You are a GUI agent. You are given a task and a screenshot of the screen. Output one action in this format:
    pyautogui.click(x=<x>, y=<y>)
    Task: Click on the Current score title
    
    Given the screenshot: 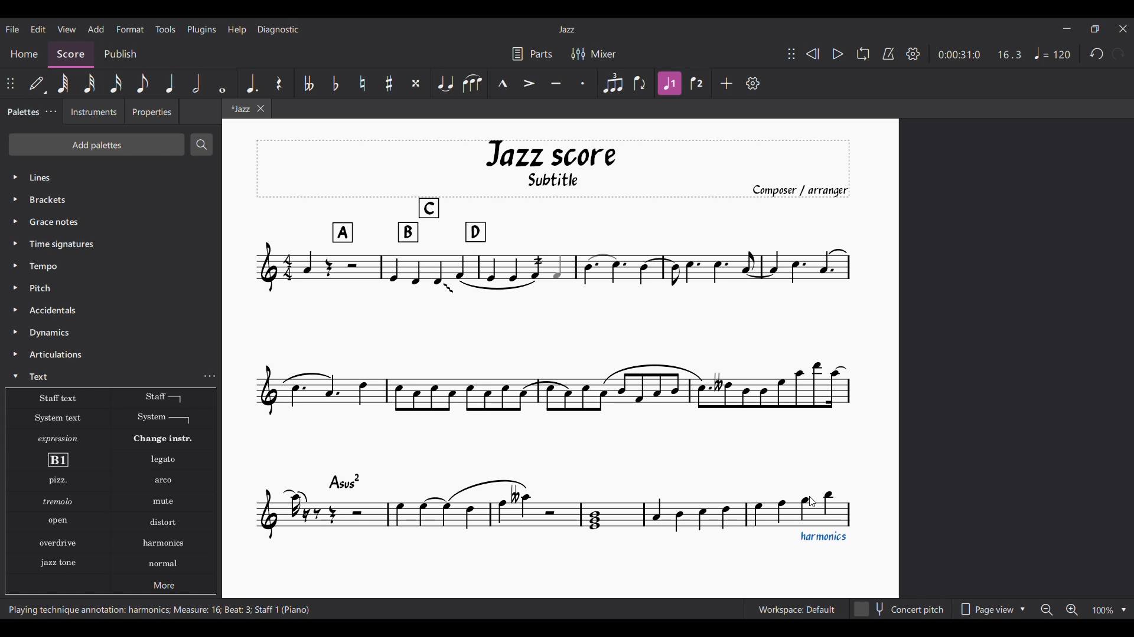 What is the action you would take?
    pyautogui.click(x=567, y=29)
    